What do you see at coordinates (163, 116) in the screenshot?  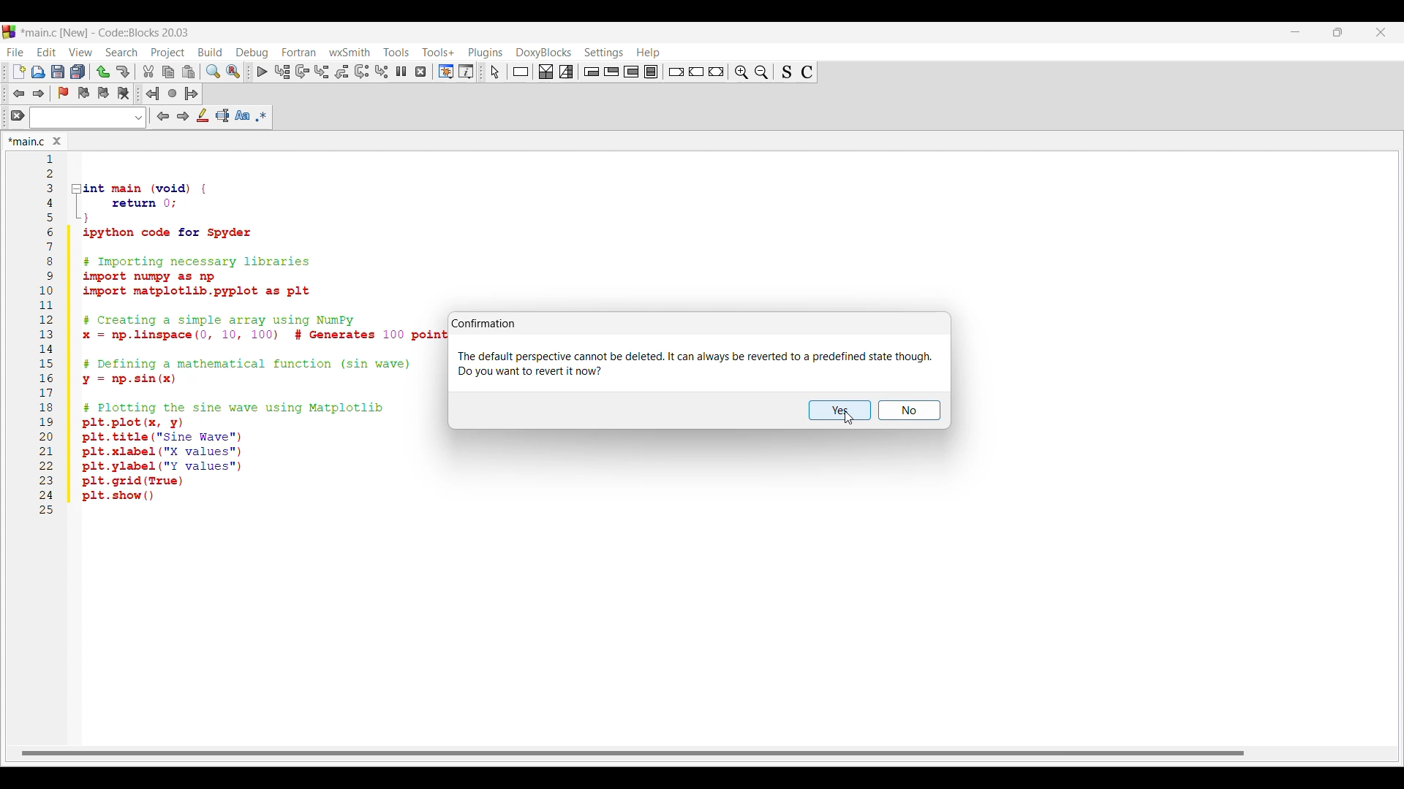 I see `Previous` at bounding box center [163, 116].